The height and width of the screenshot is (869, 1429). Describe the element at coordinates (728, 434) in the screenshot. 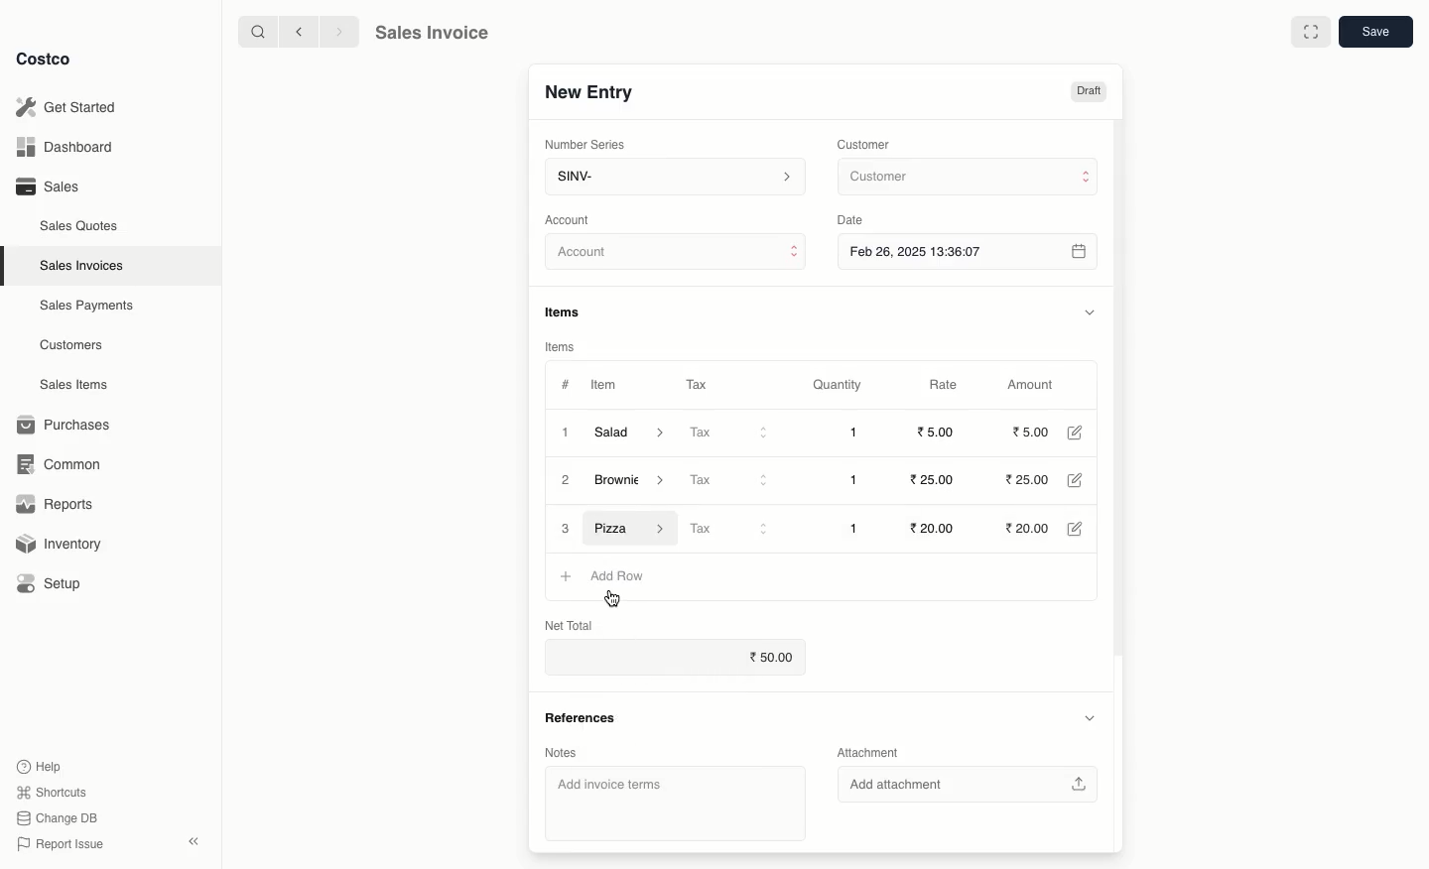

I see `Tax` at that location.